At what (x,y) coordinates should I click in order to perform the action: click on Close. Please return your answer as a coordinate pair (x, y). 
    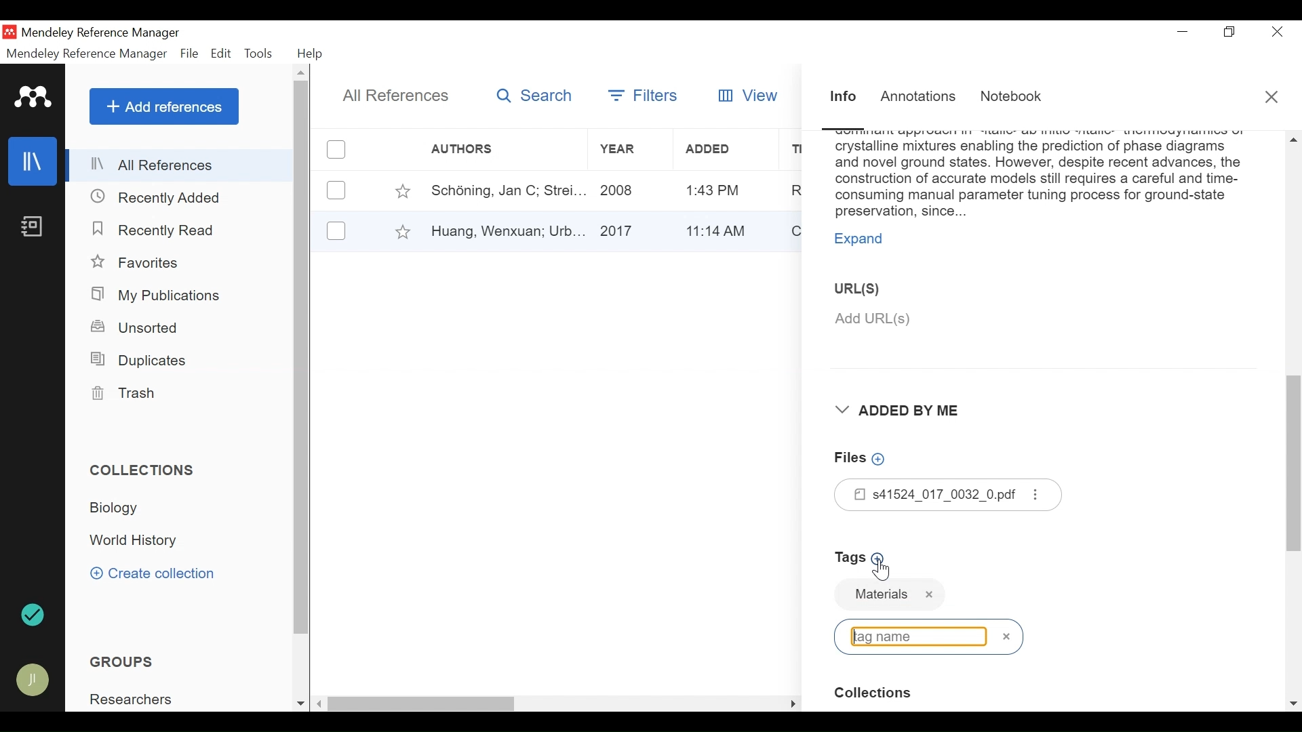
    Looking at the image, I should click on (1273, 98).